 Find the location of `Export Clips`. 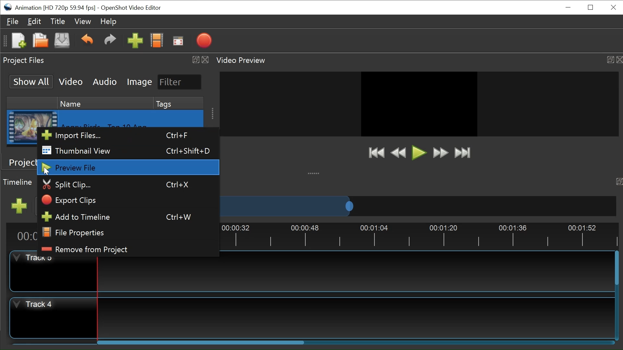

Export Clips is located at coordinates (129, 200).